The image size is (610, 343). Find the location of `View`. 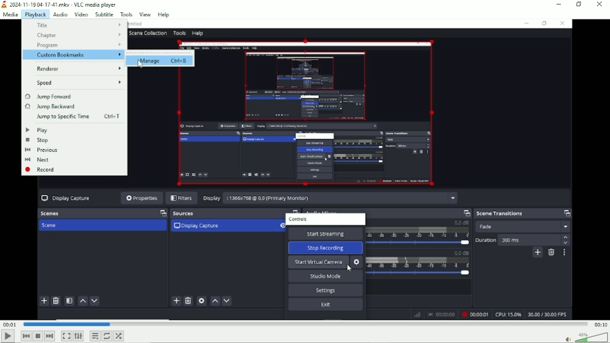

View is located at coordinates (144, 15).